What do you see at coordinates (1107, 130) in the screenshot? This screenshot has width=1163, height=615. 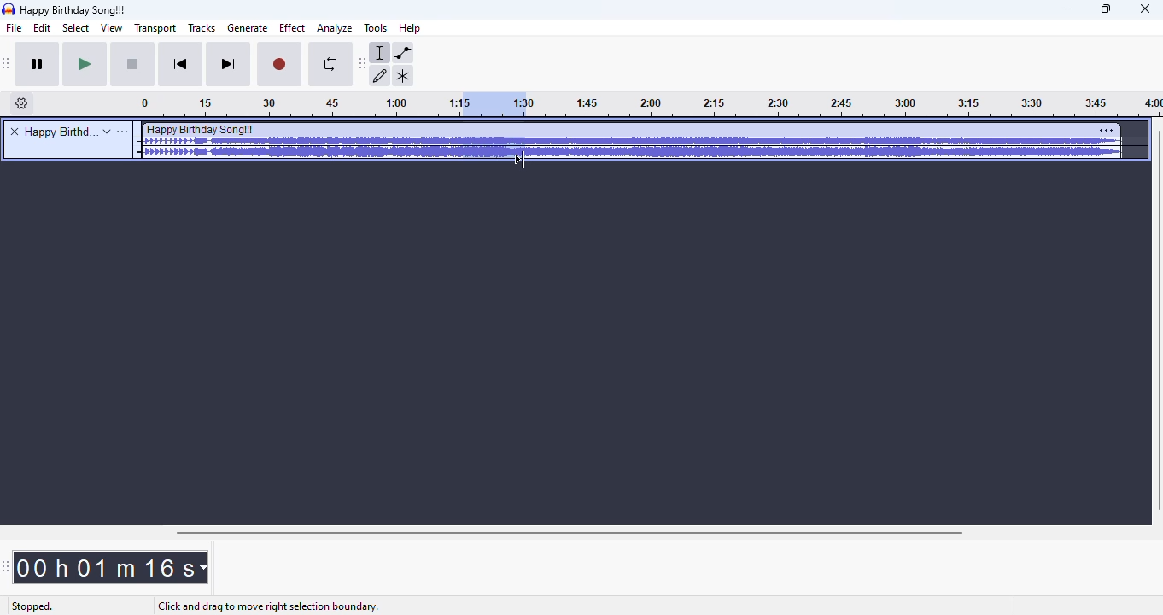 I see `settings` at bounding box center [1107, 130].